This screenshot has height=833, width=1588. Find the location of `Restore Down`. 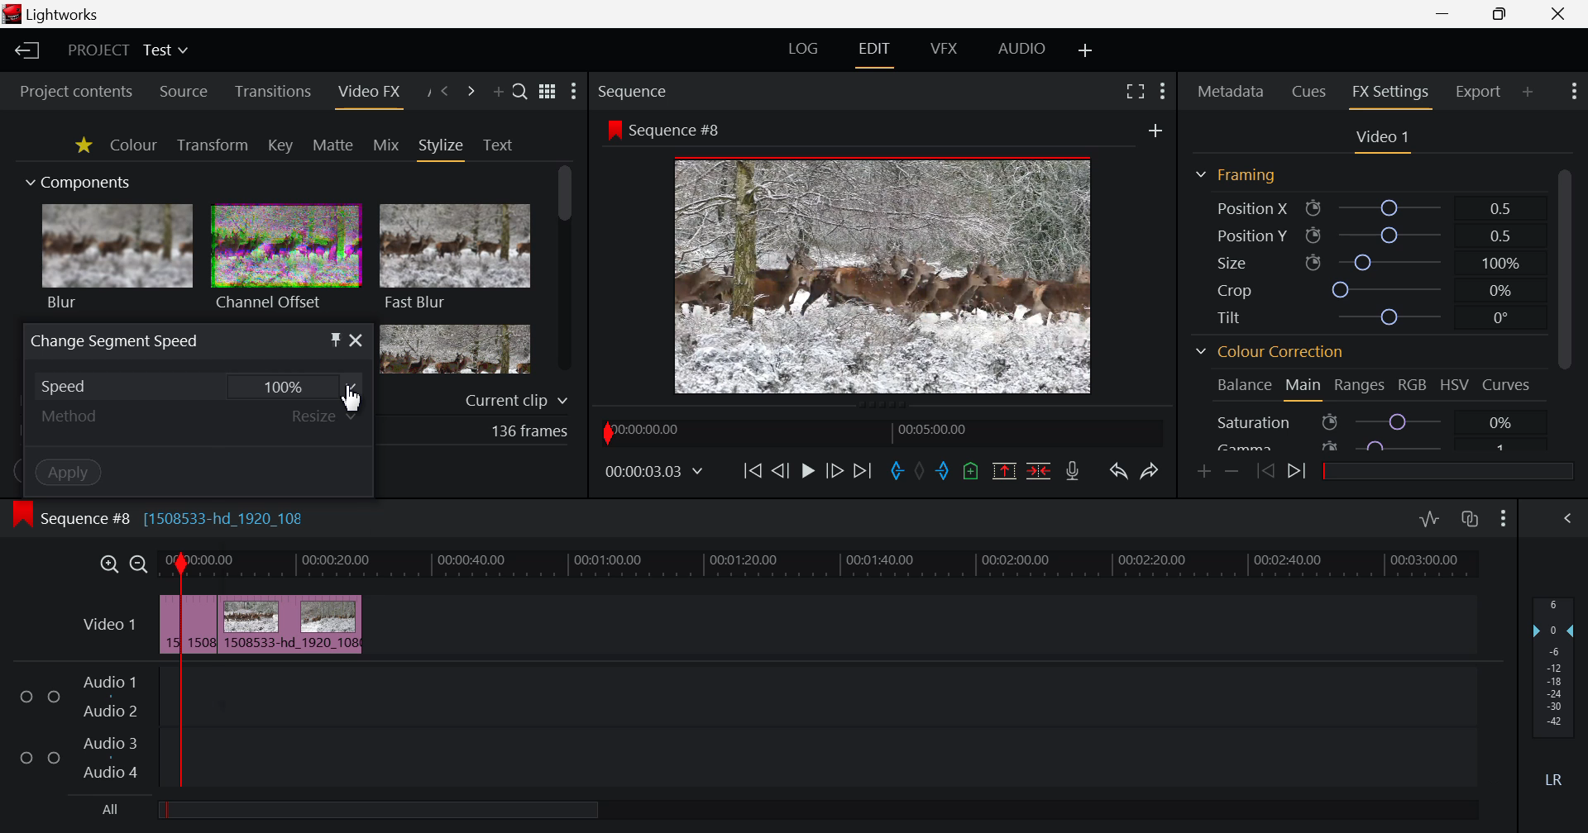

Restore Down is located at coordinates (1445, 14).